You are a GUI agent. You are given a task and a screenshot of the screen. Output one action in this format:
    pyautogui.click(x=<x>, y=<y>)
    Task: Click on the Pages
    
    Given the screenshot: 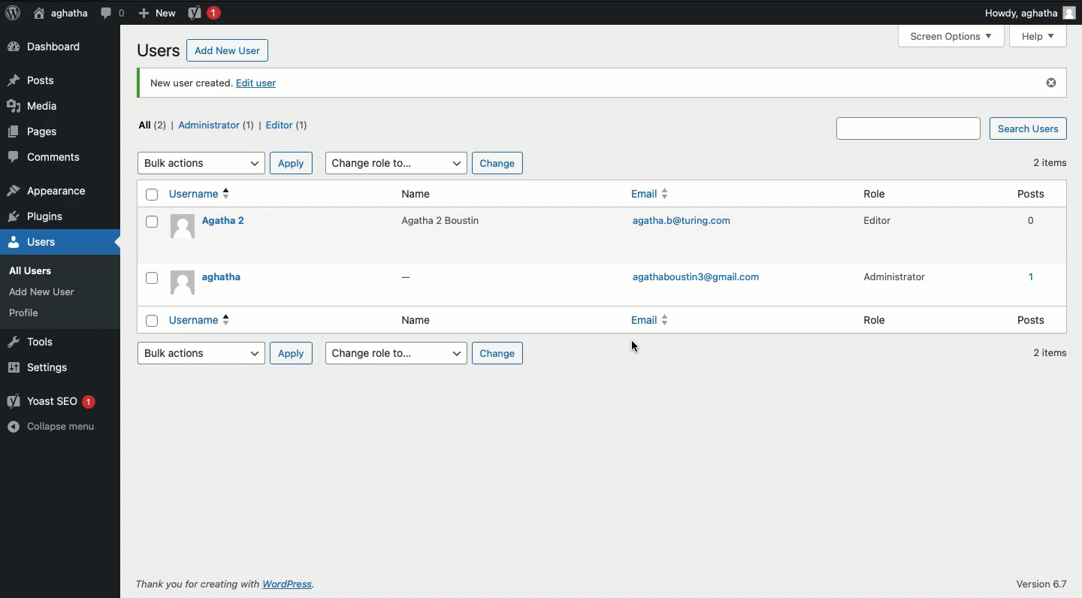 What is the action you would take?
    pyautogui.click(x=38, y=134)
    